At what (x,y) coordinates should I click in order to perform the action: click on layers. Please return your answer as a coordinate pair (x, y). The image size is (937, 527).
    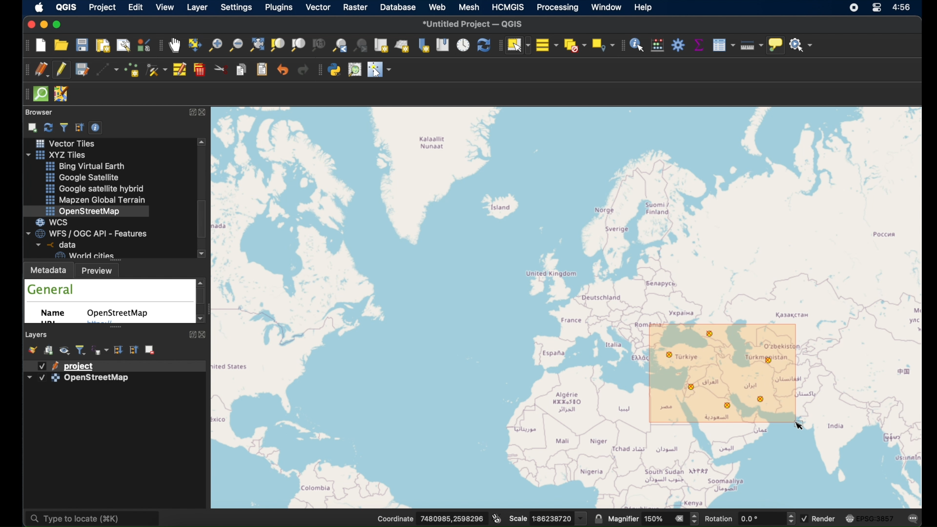
    Looking at the image, I should click on (37, 334).